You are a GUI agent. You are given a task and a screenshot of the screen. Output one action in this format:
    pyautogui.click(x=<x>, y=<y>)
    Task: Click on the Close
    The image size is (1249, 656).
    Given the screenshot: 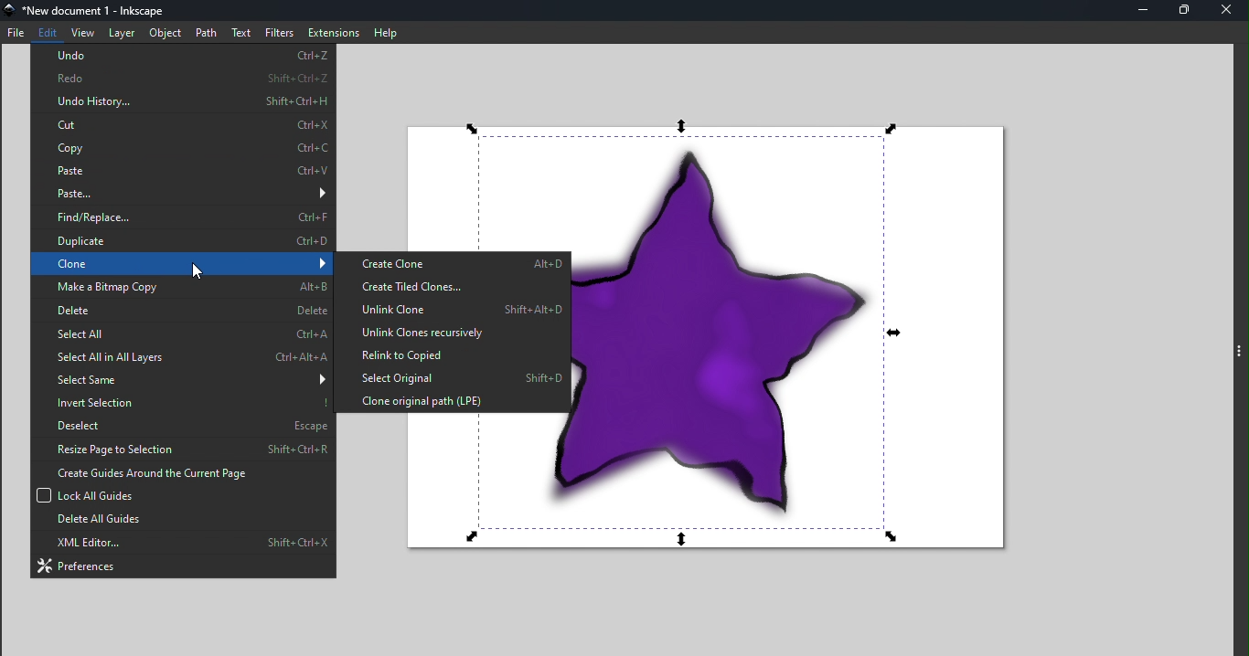 What is the action you would take?
    pyautogui.click(x=1229, y=10)
    